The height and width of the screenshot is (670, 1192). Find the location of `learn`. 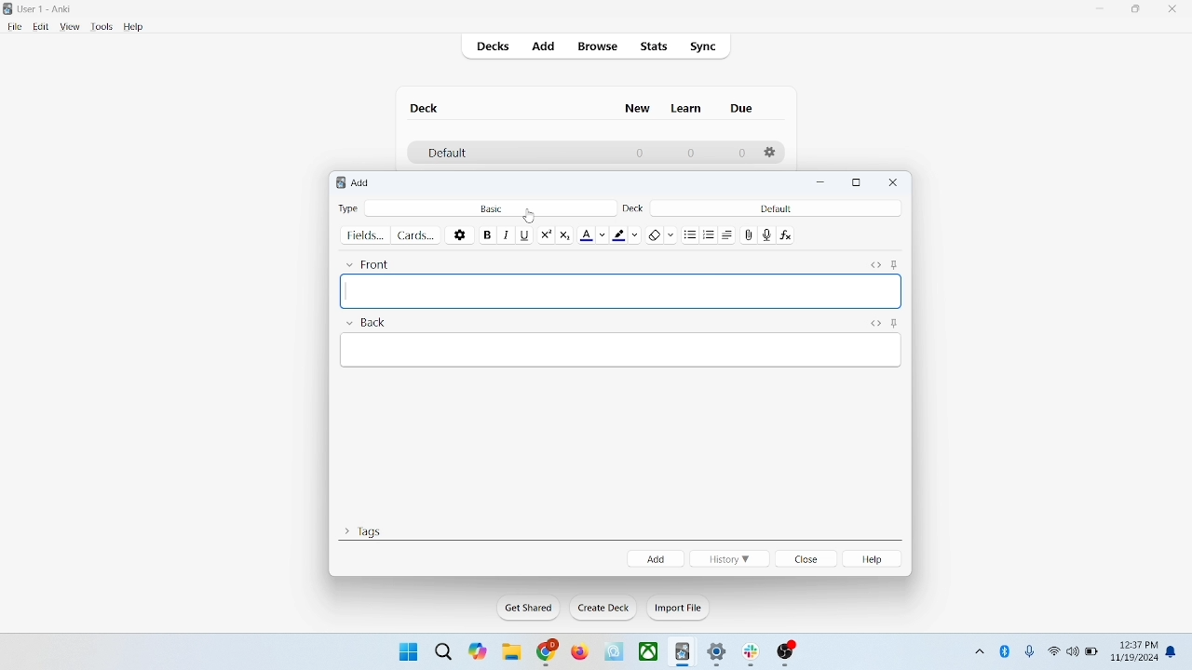

learn is located at coordinates (685, 108).